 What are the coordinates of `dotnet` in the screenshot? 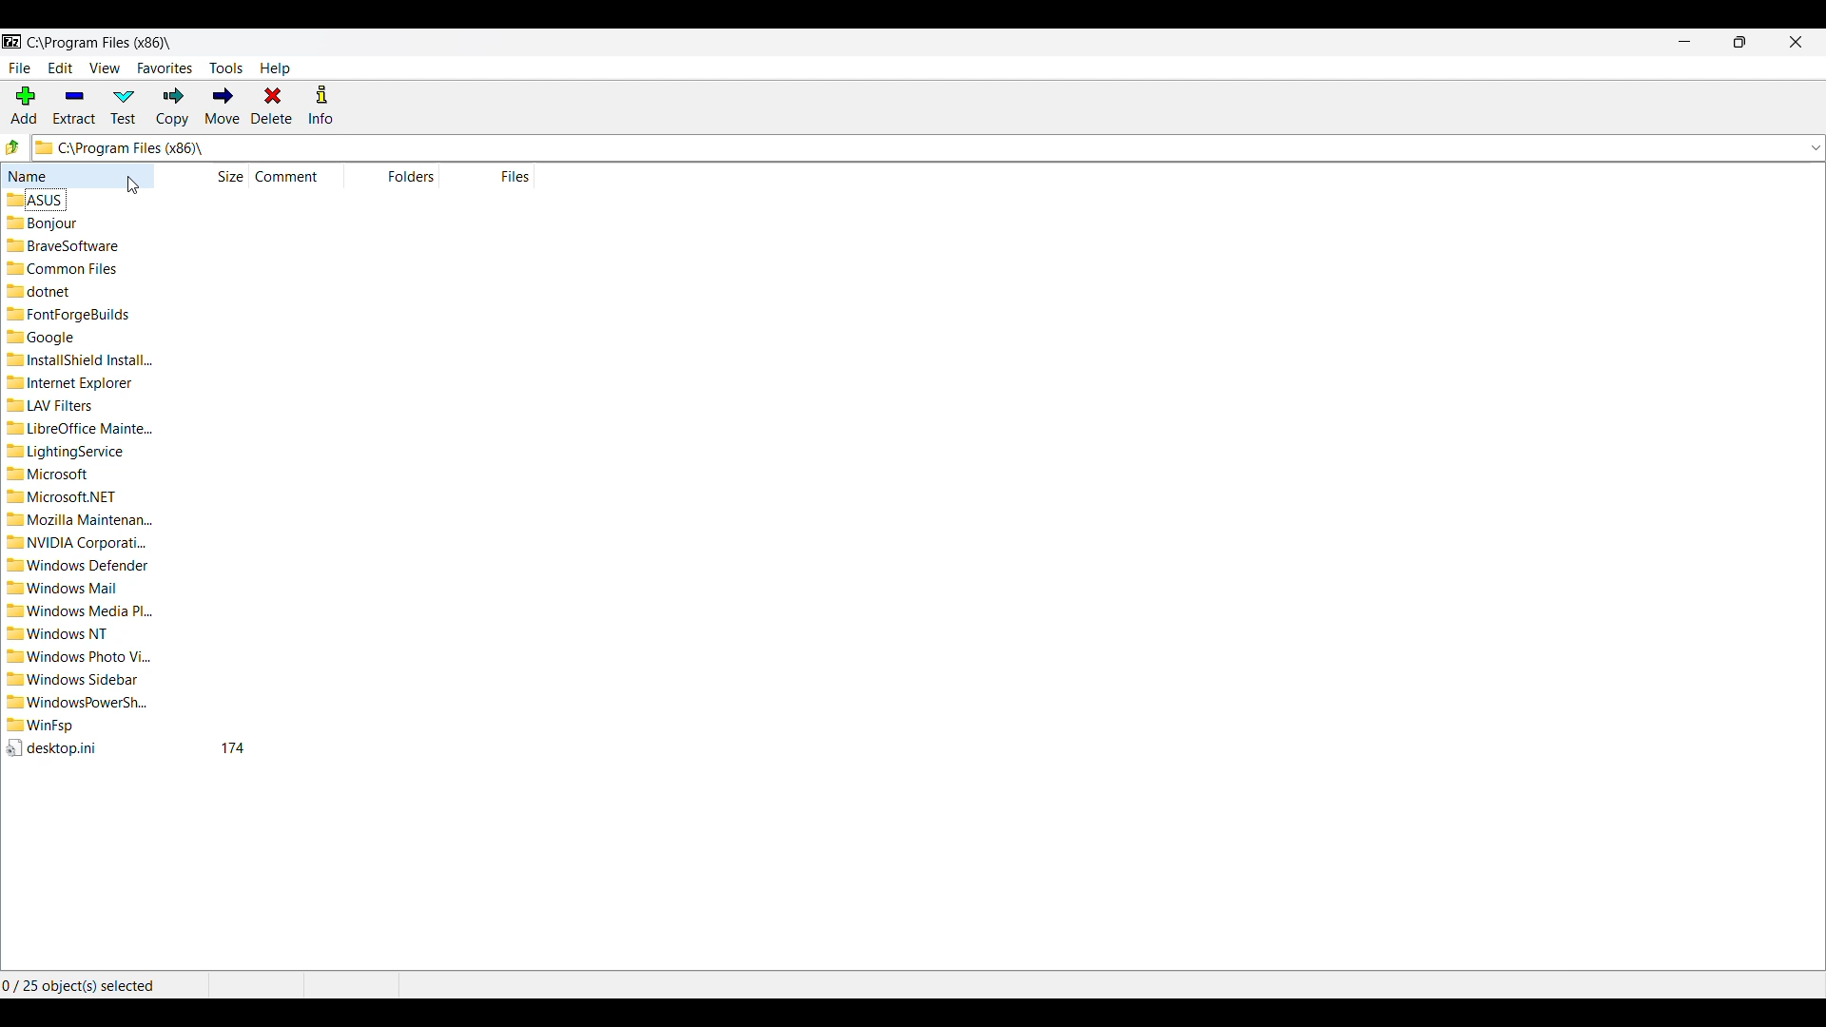 It's located at (43, 291).